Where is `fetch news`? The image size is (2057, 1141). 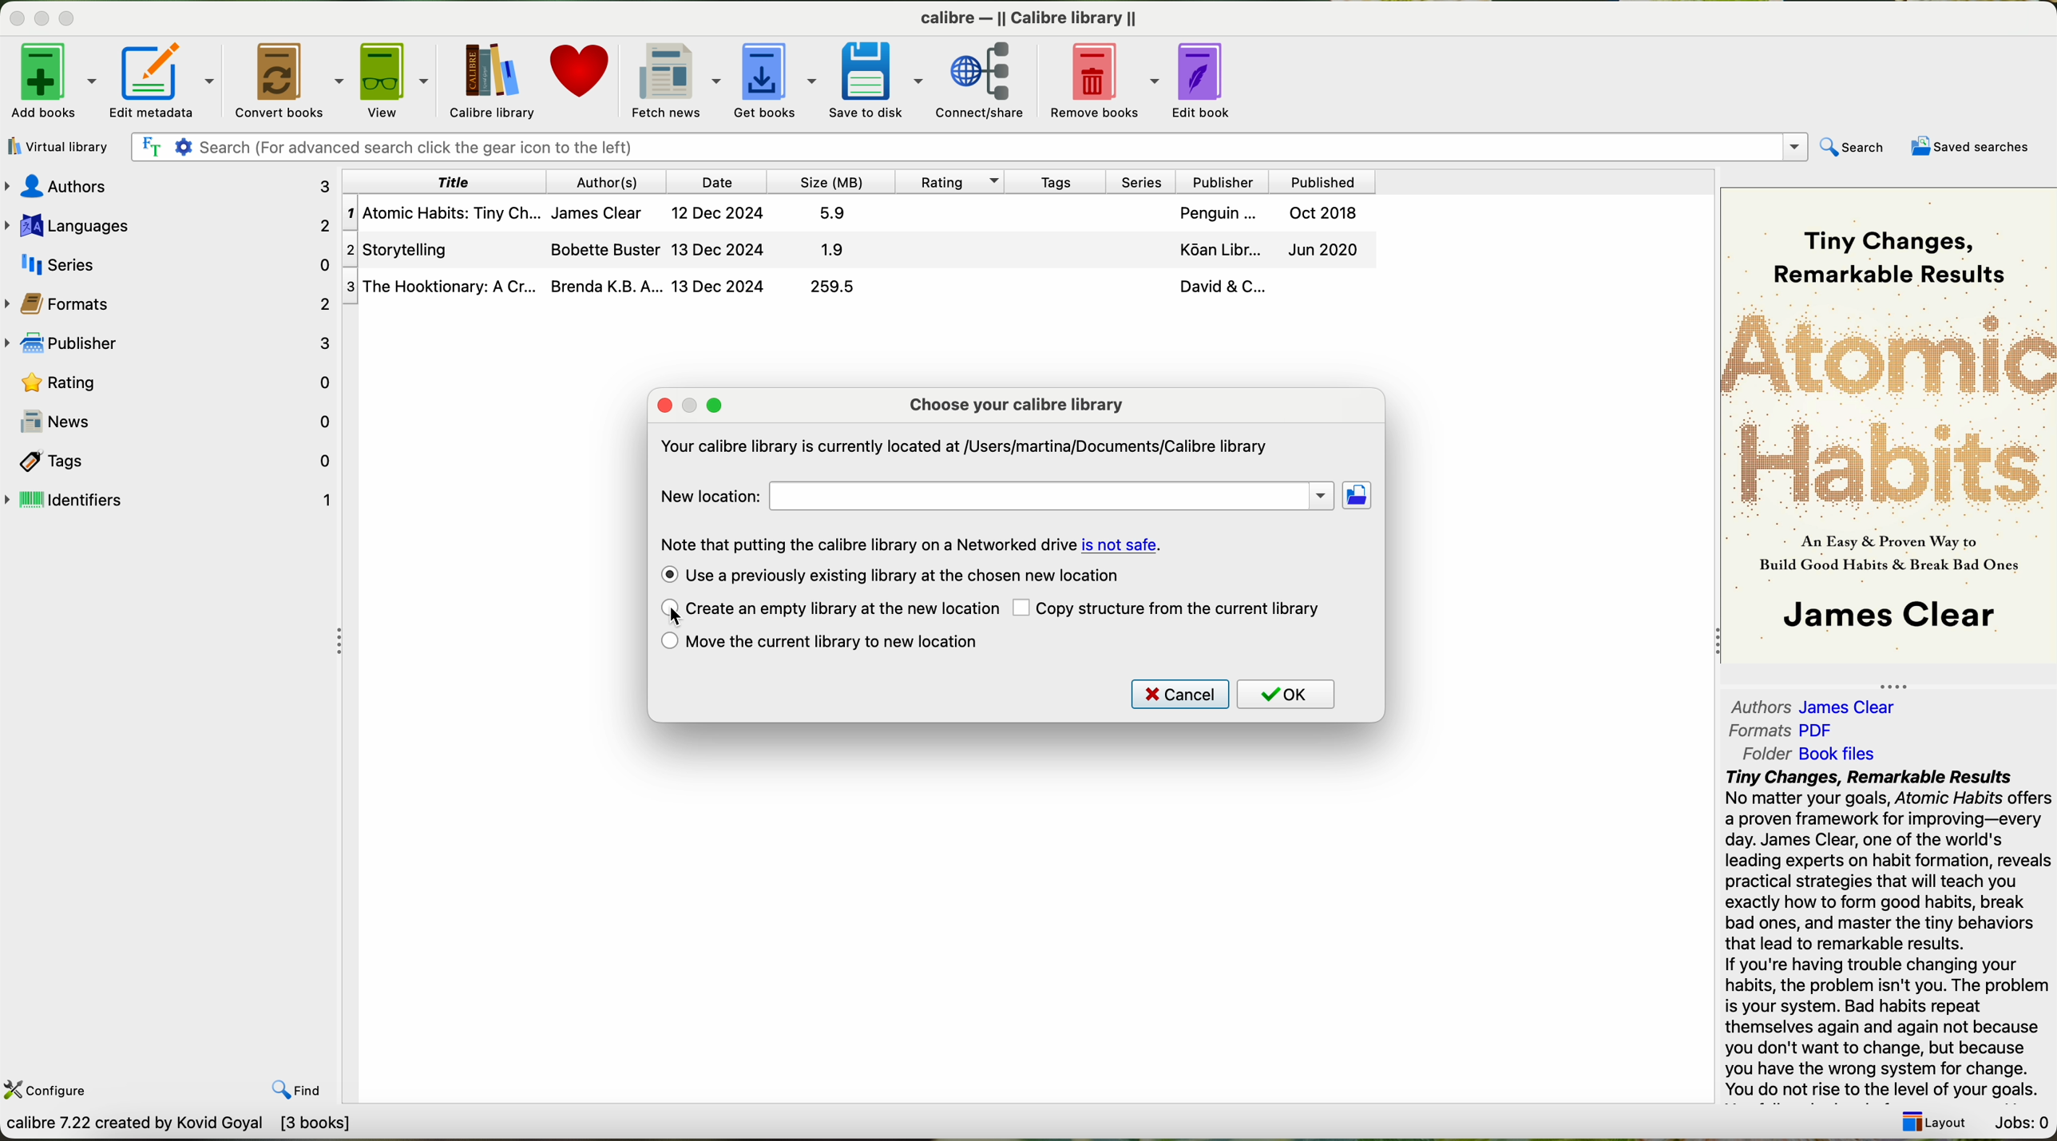 fetch news is located at coordinates (673, 79).